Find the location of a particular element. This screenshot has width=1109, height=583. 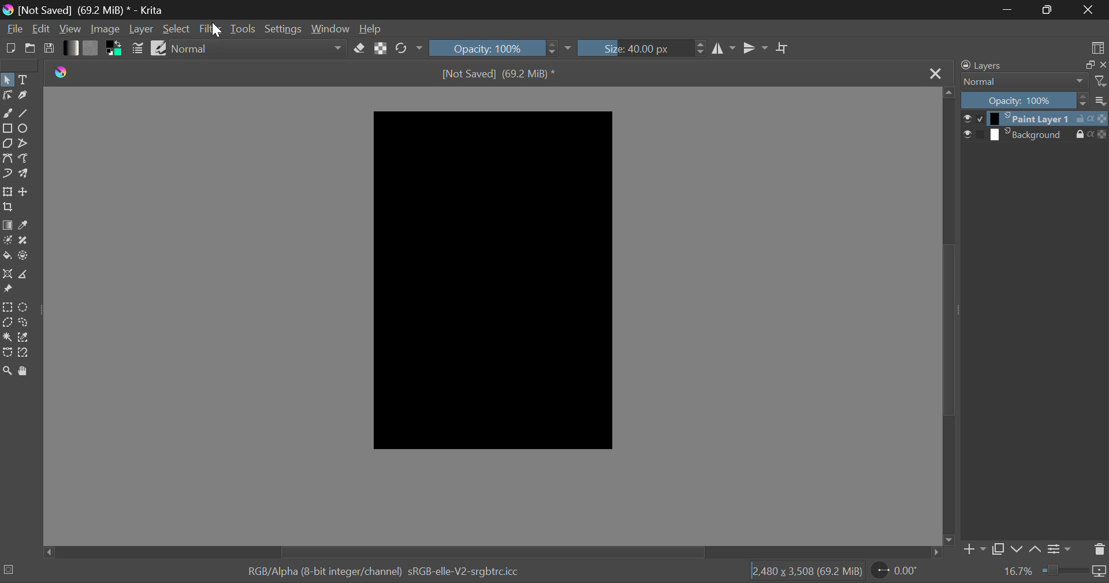

rgb/alpha (8-bit integer/channel) srgb-elle-v2-srgbtrc.icc is located at coordinates (389, 574).